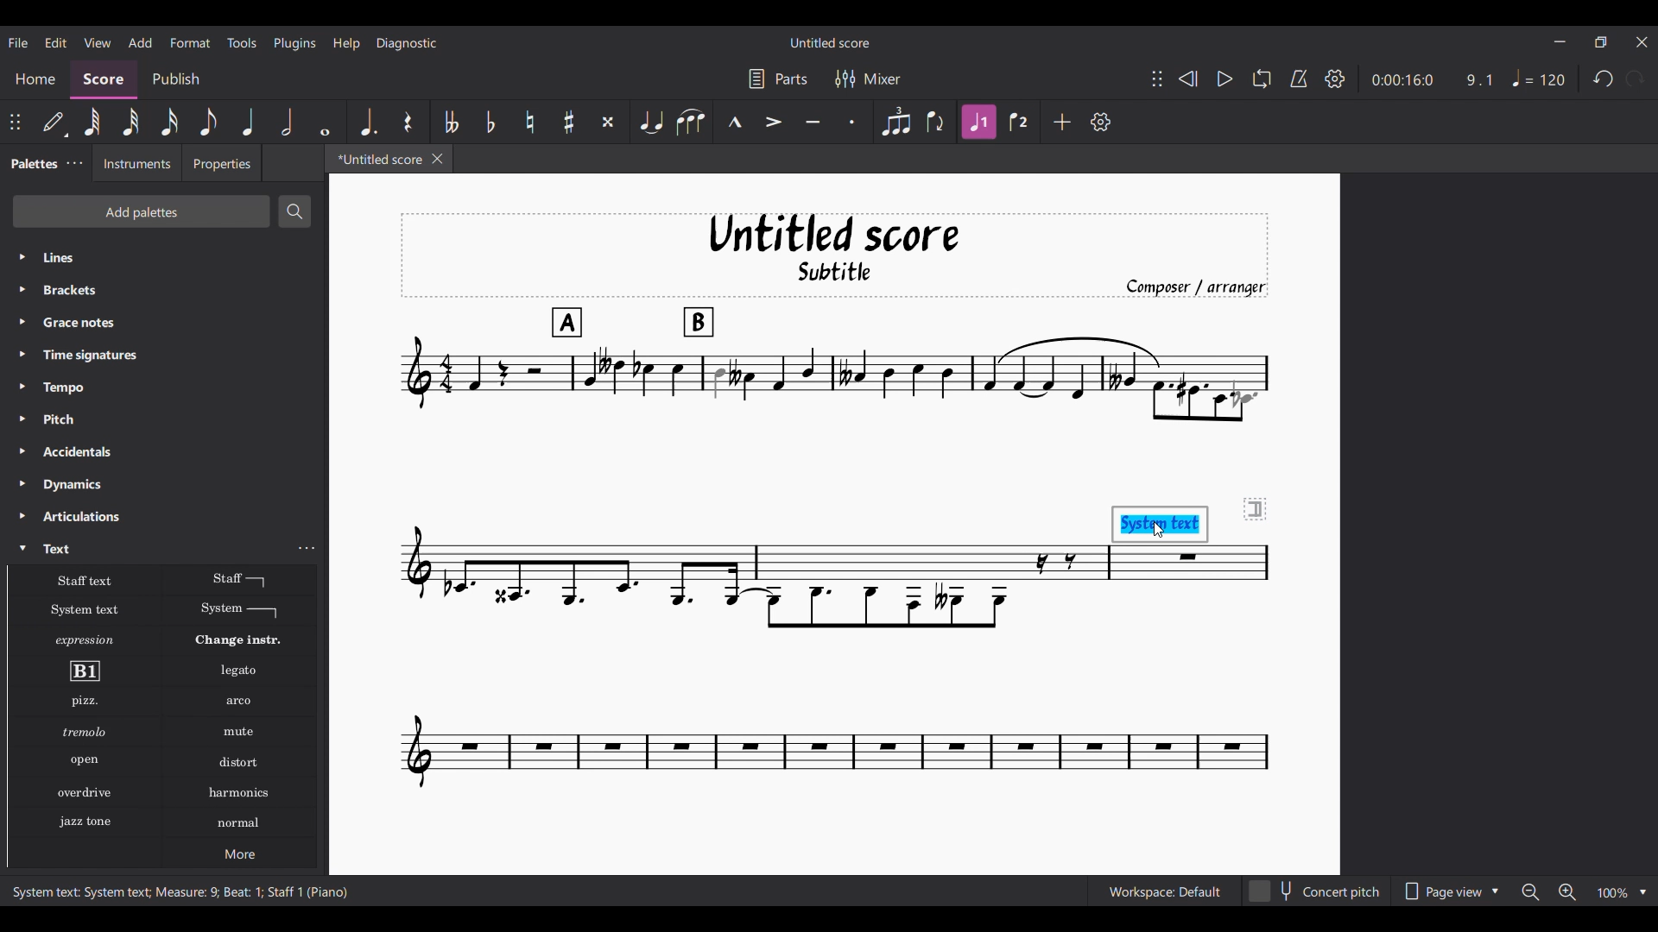 The image size is (1658, 932). What do you see at coordinates (779, 79) in the screenshot?
I see `Parts settings` at bounding box center [779, 79].